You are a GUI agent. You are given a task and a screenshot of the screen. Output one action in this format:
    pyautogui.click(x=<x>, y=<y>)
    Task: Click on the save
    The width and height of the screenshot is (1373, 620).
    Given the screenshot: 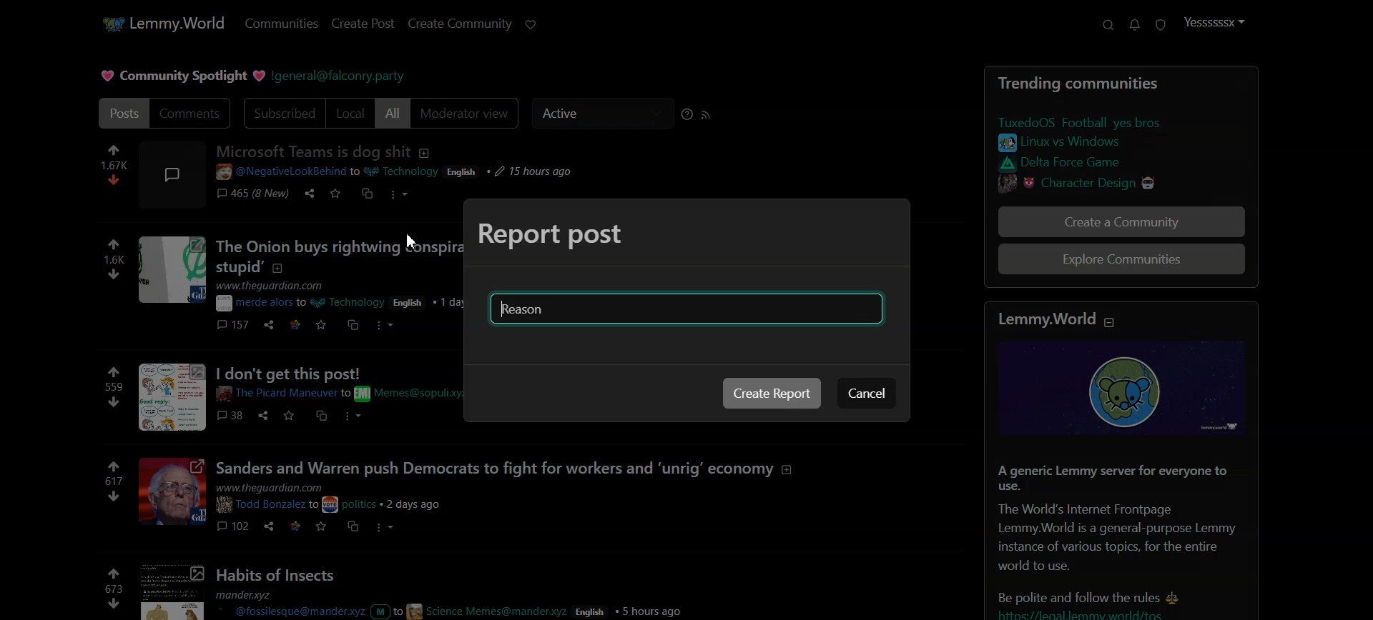 What is the action you would take?
    pyautogui.click(x=323, y=526)
    